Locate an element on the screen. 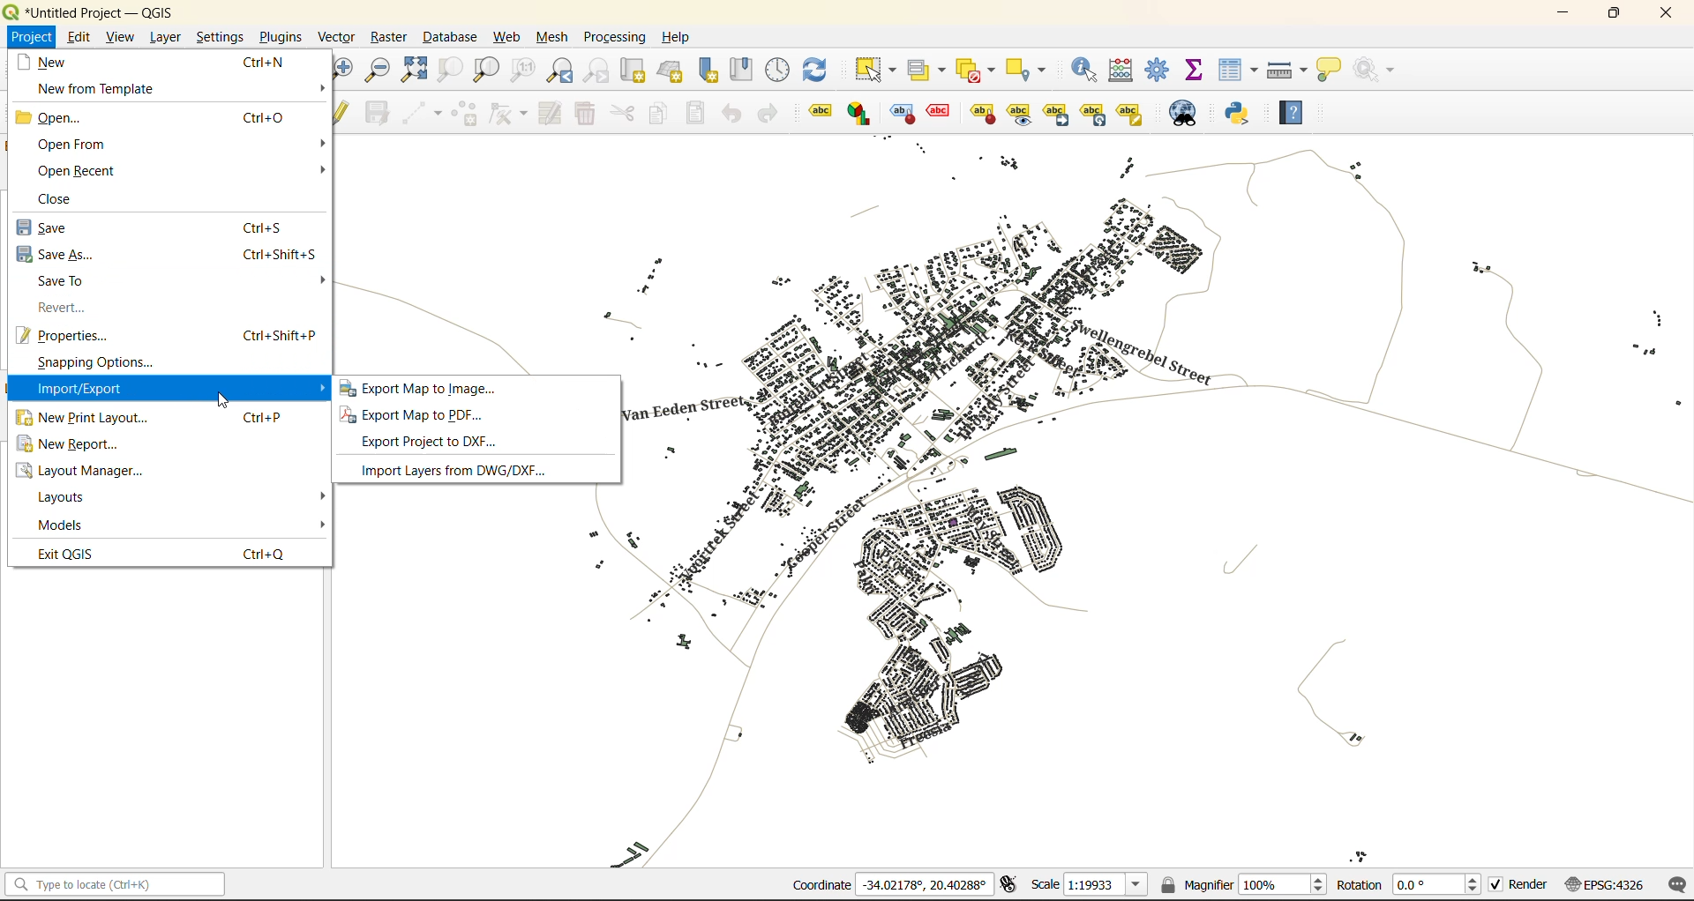  view is located at coordinates (116, 36).